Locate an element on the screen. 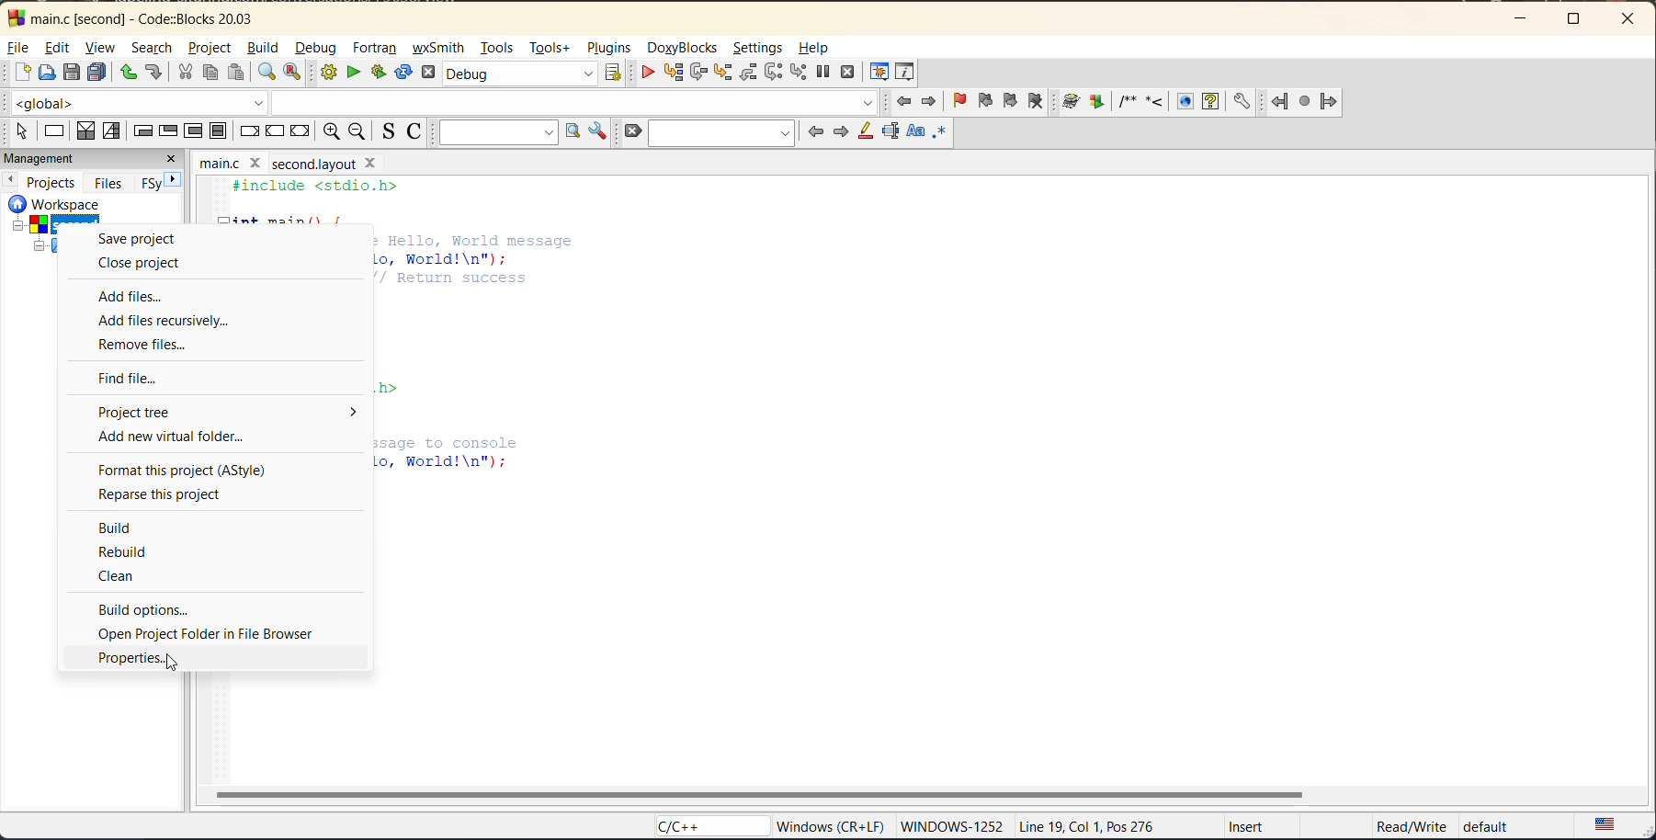  jump back is located at coordinates (907, 102).